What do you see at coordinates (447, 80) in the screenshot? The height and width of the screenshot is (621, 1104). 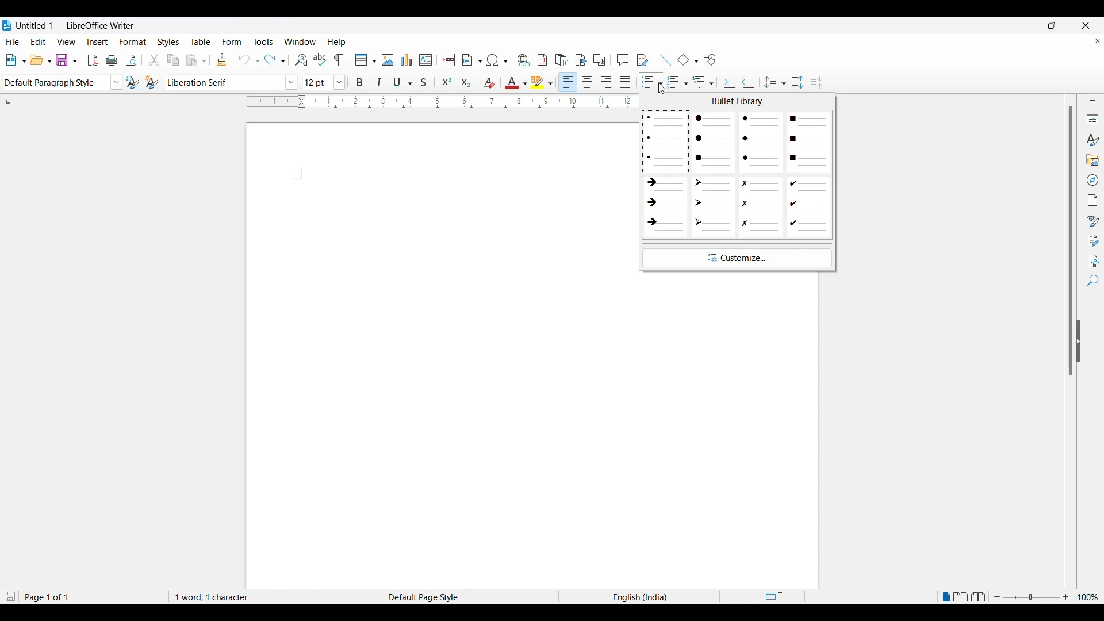 I see `superscript` at bounding box center [447, 80].